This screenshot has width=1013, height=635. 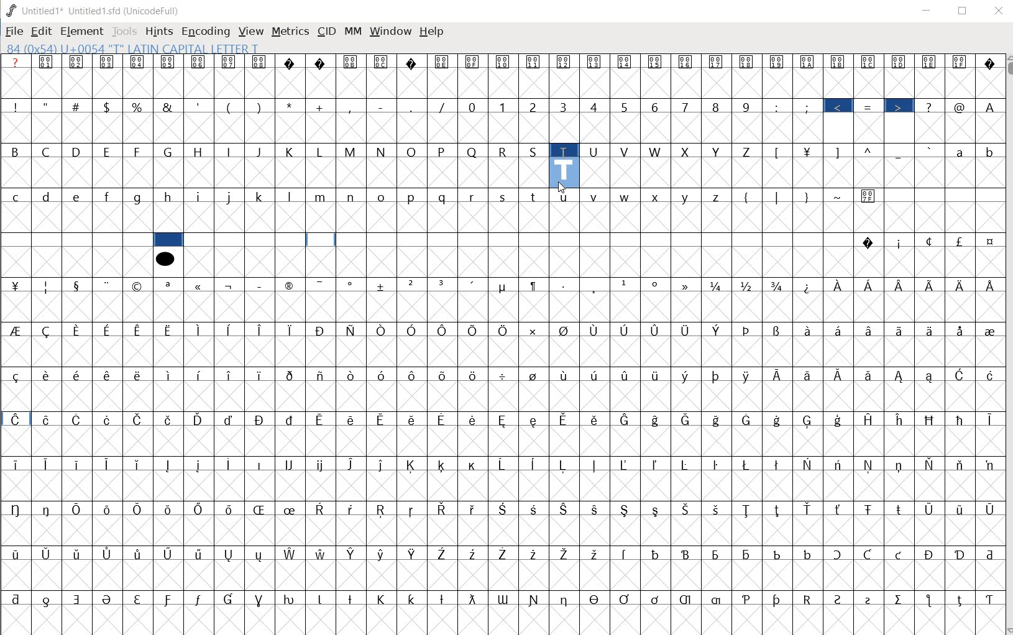 What do you see at coordinates (535, 419) in the screenshot?
I see `Symbol` at bounding box center [535, 419].